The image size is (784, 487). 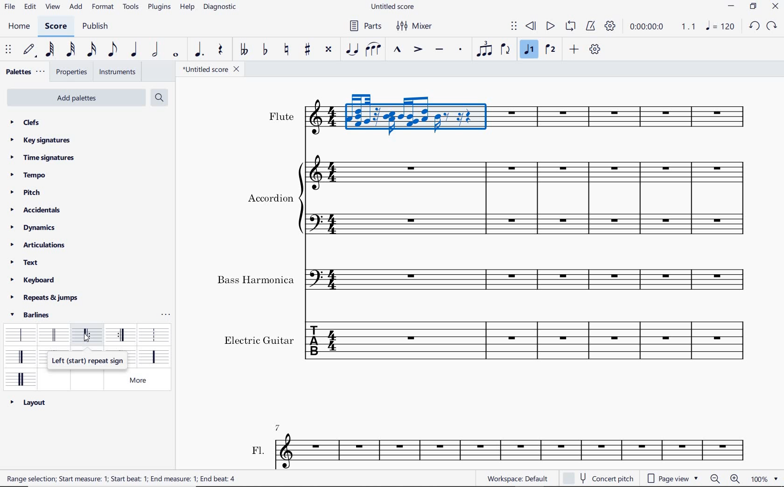 What do you see at coordinates (122, 336) in the screenshot?
I see `right (end) repeat sign` at bounding box center [122, 336].